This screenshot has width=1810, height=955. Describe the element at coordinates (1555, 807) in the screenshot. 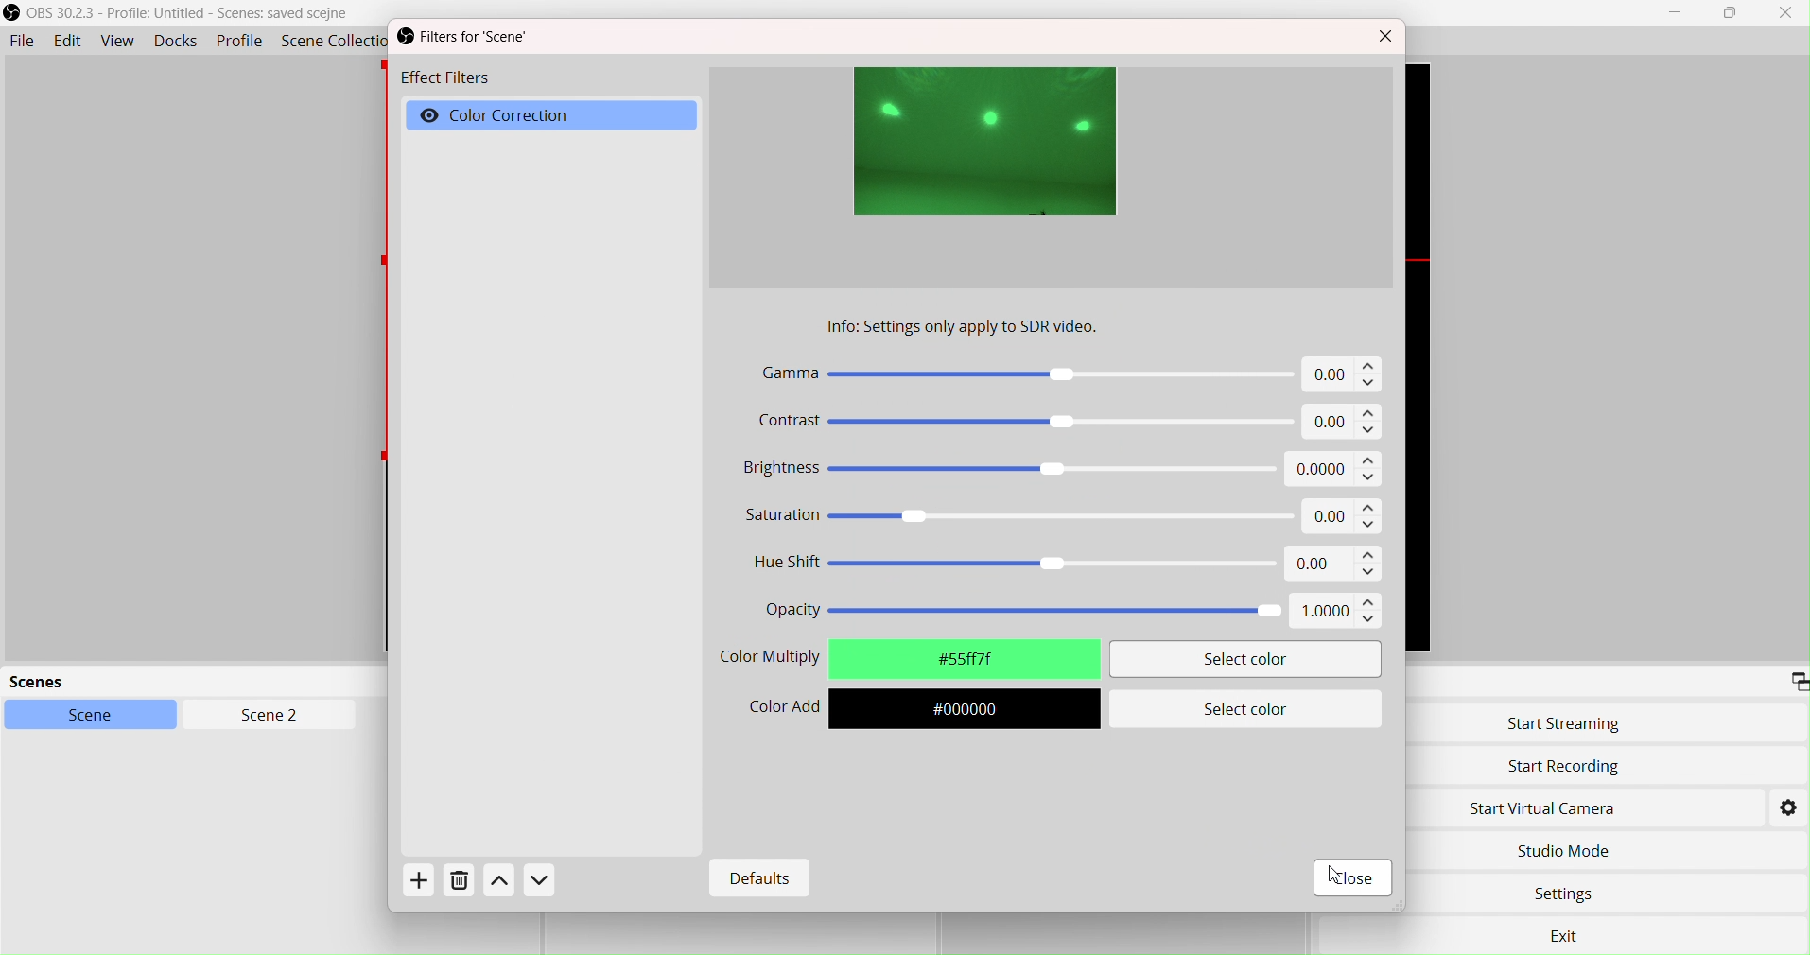

I see `Start Virtual Camera` at that location.